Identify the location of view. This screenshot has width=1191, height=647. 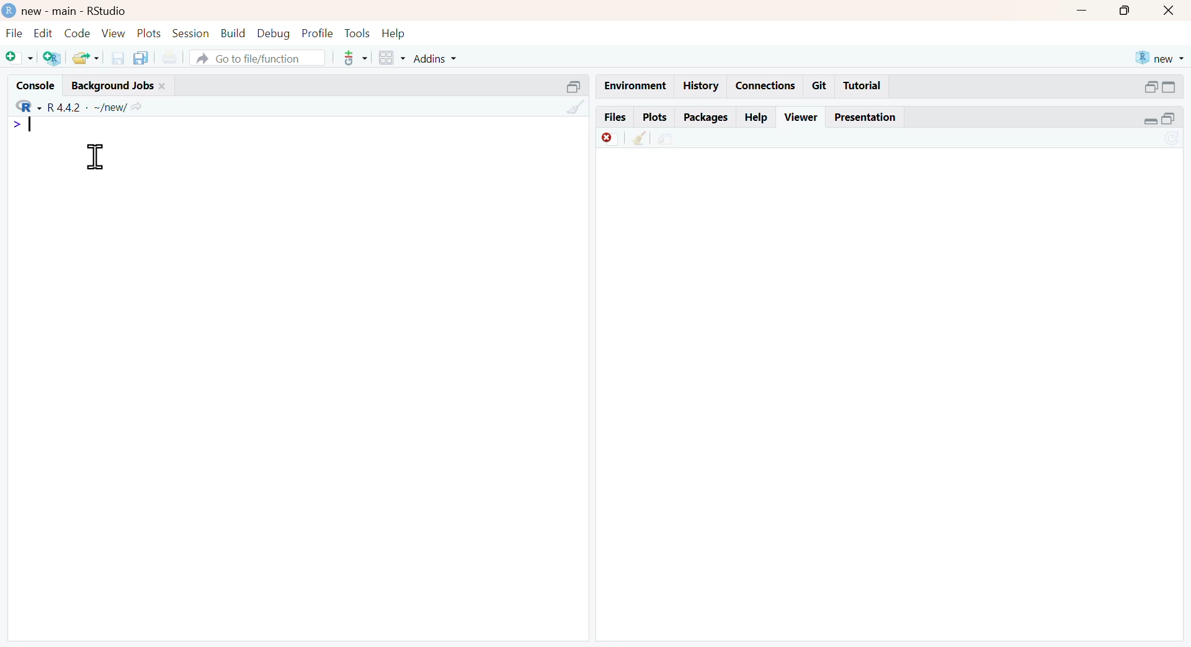
(114, 32).